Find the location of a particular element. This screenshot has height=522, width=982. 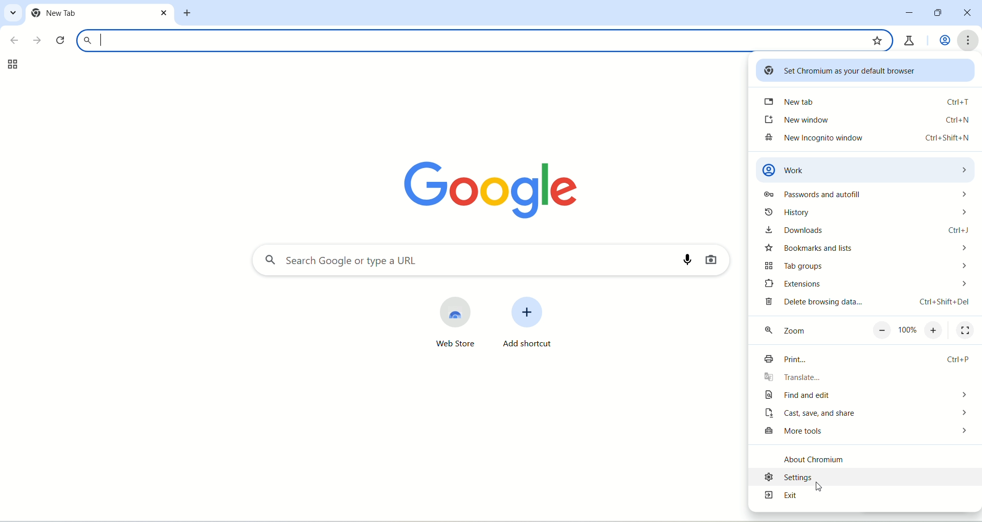

downloads ctrl+j is located at coordinates (864, 230).